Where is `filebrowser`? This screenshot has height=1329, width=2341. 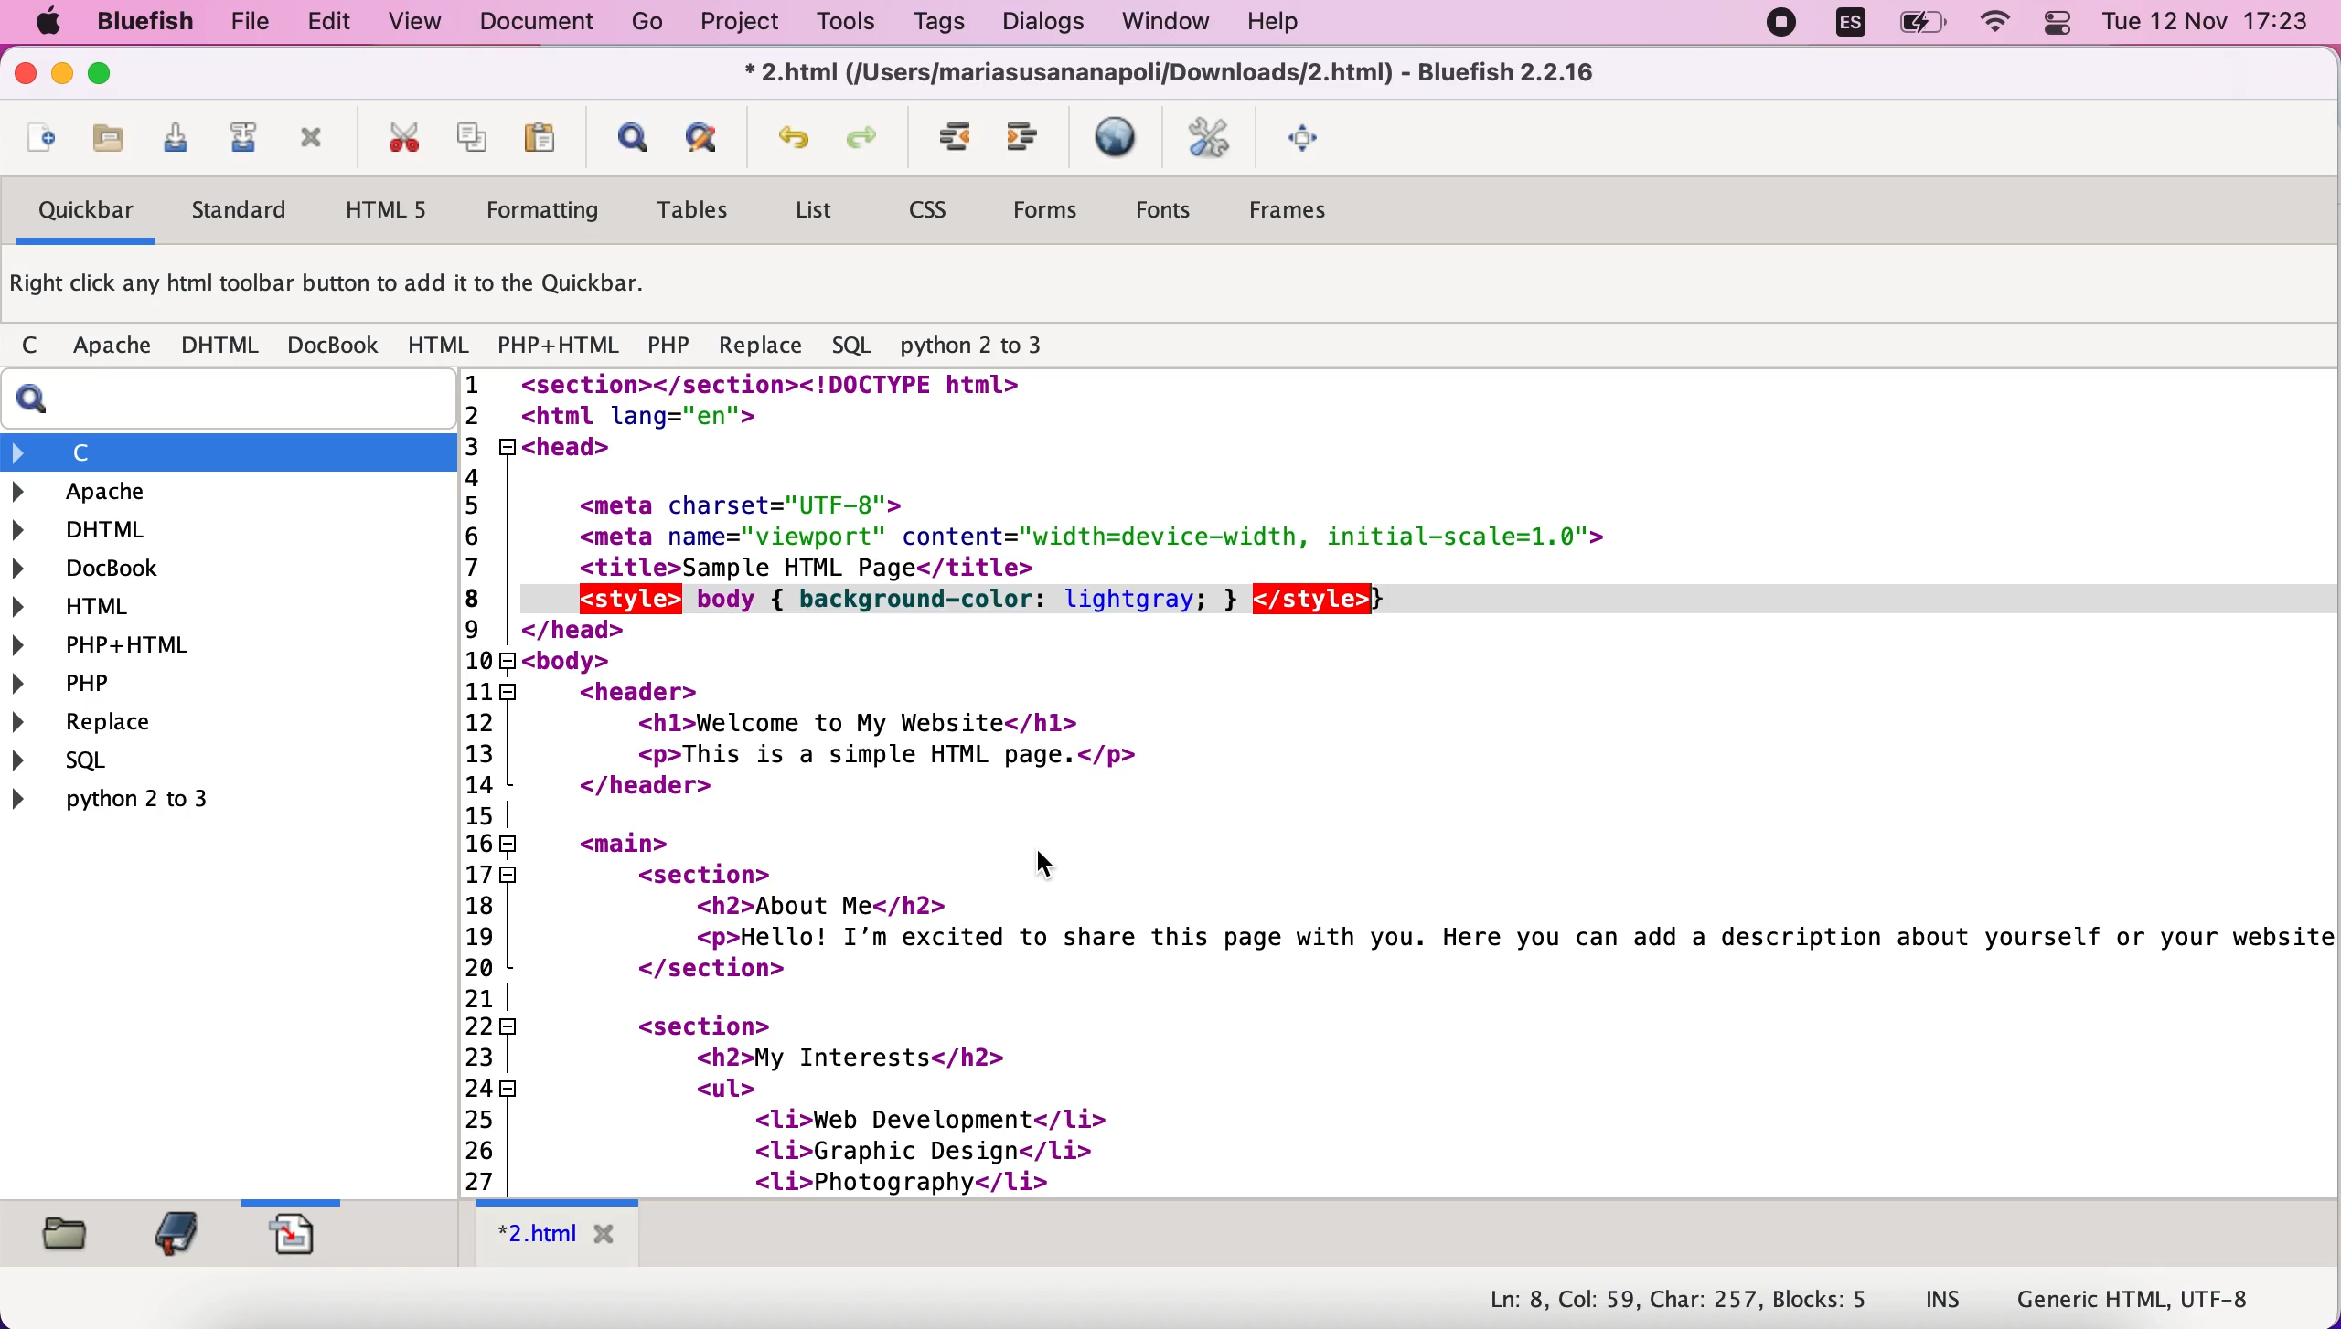 filebrowser is located at coordinates (69, 1237).